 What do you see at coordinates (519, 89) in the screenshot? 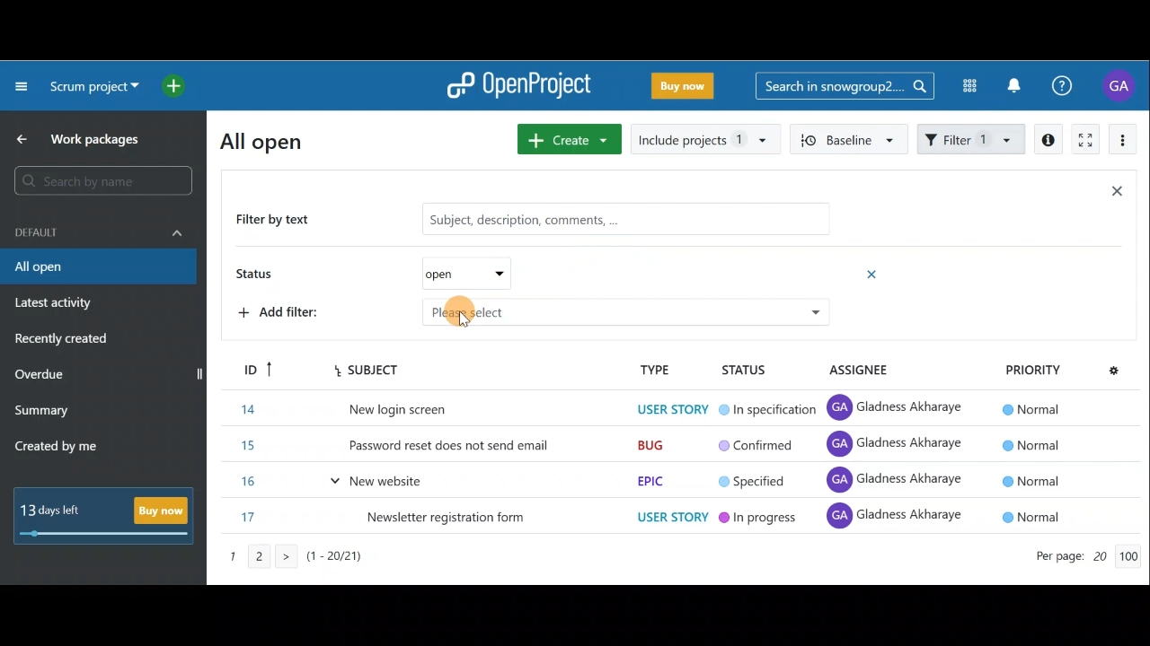
I see `OpenProject` at bounding box center [519, 89].